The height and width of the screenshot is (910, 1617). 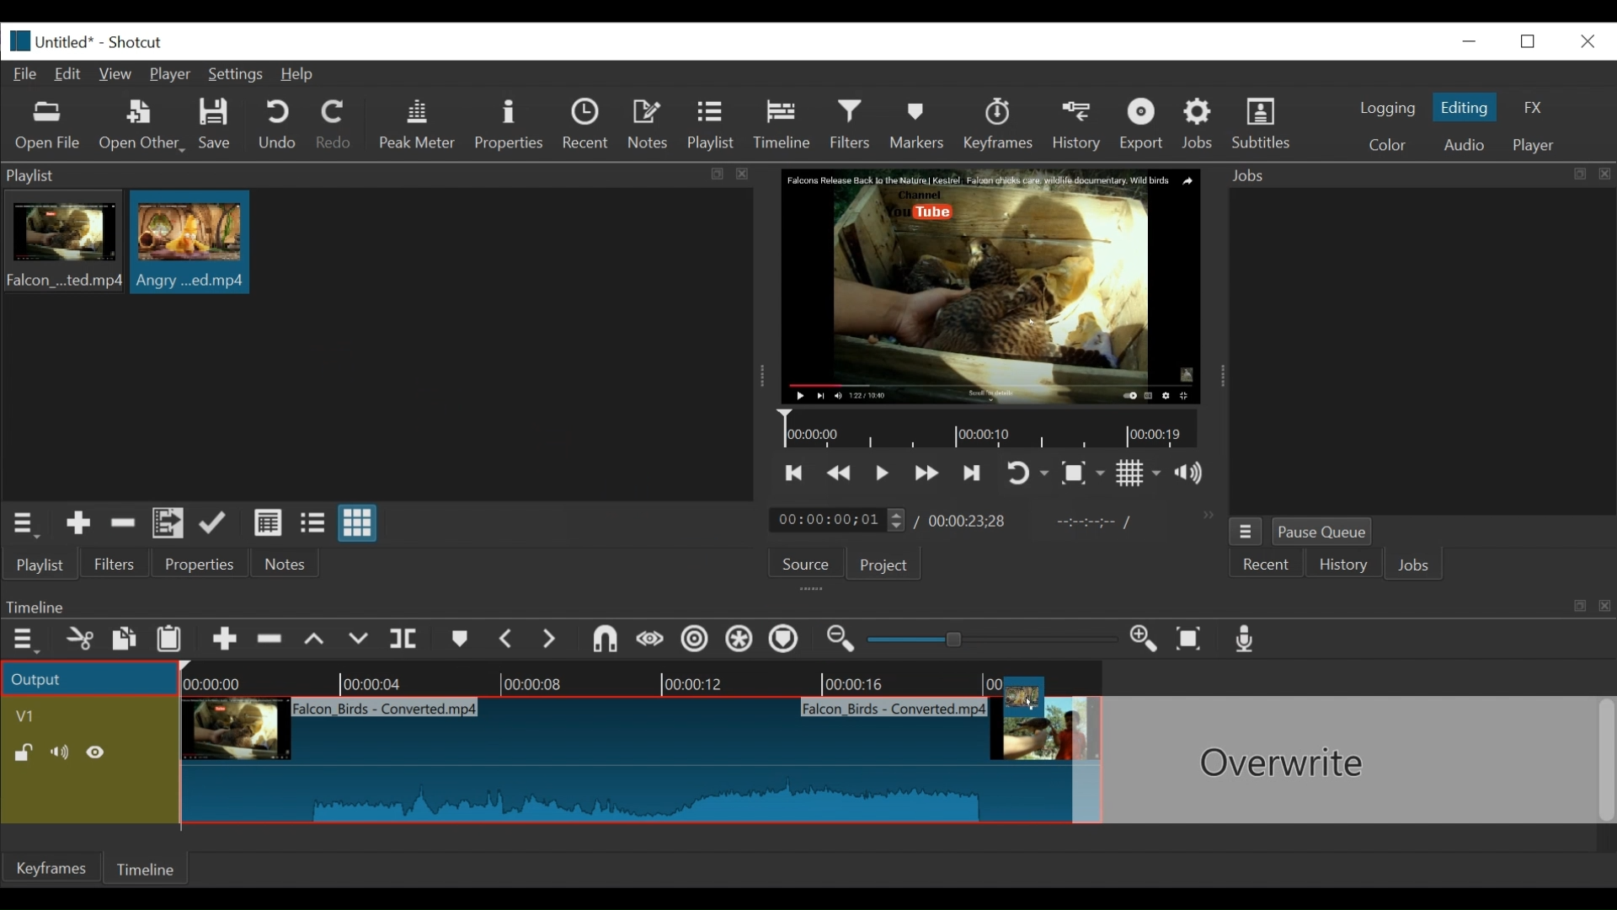 What do you see at coordinates (174, 76) in the screenshot?
I see `Player` at bounding box center [174, 76].